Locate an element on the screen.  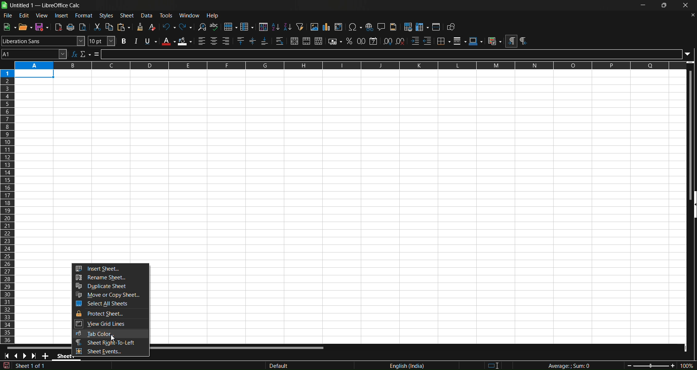
align top is located at coordinates (241, 41).